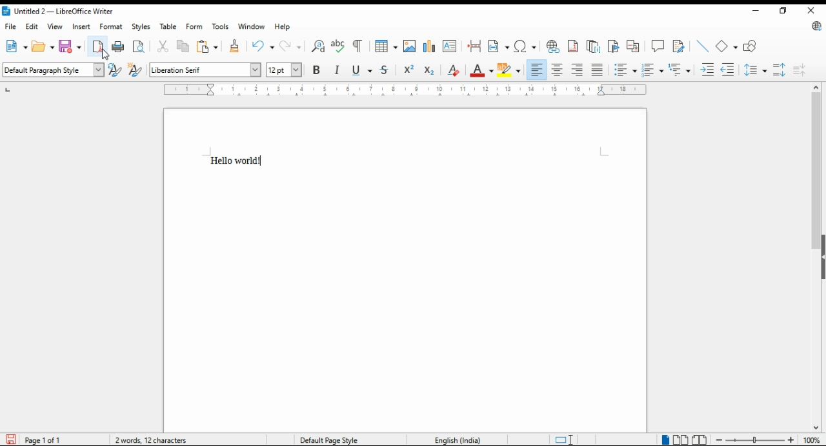 This screenshot has width=826, height=446. Describe the element at coordinates (153, 440) in the screenshot. I see `document information` at that location.